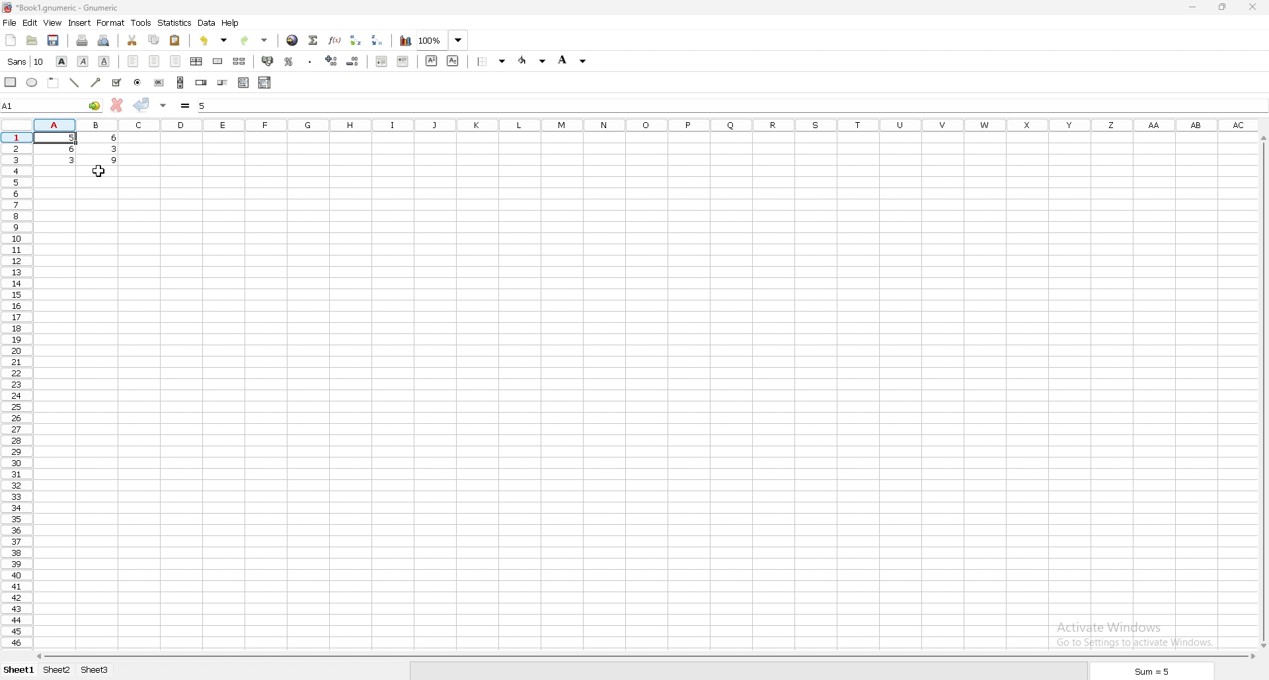  I want to click on merged cell, so click(217, 61).